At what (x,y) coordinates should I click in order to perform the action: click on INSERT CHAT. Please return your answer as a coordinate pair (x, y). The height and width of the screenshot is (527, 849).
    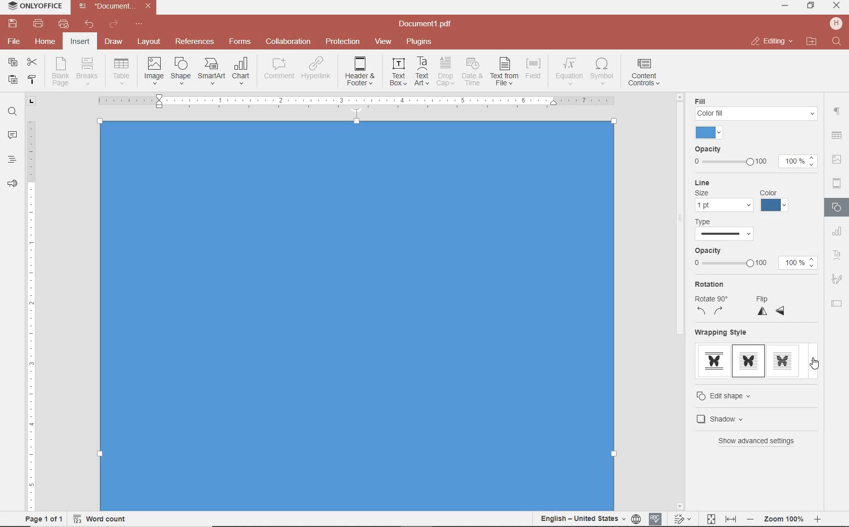
    Looking at the image, I should click on (241, 72).